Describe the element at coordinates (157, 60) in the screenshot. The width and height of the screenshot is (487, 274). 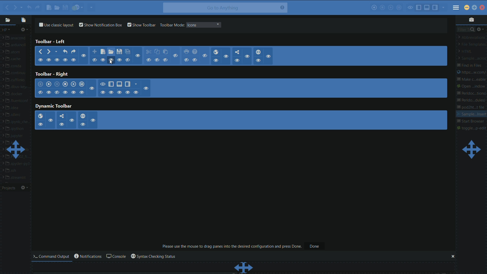
I see `show/hide` at that location.